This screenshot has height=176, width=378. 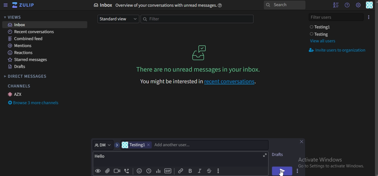 What do you see at coordinates (337, 16) in the screenshot?
I see `filter users` at bounding box center [337, 16].